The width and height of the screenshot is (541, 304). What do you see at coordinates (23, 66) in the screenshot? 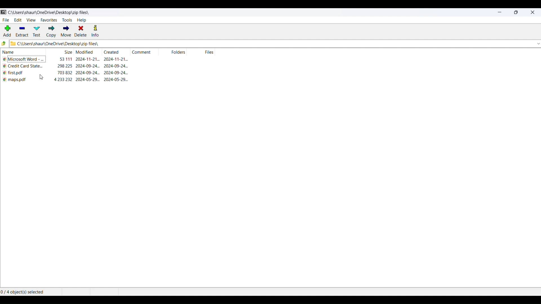
I see `file name` at bounding box center [23, 66].